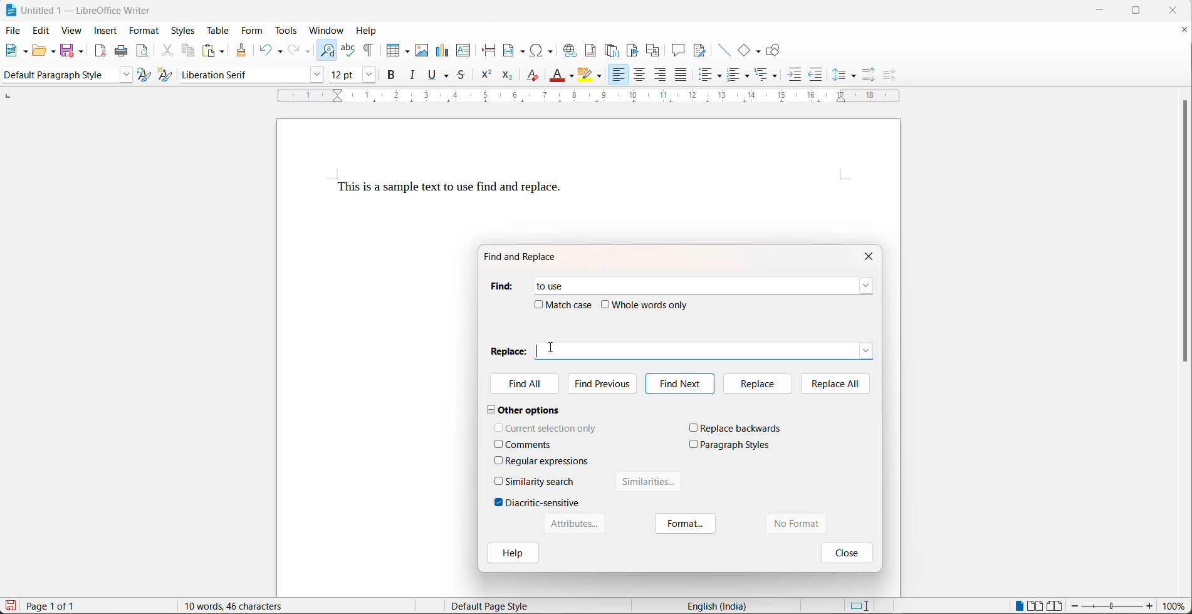 Image resolution: width=1192 pixels, height=614 pixels. Describe the element at coordinates (432, 76) in the screenshot. I see `underline` at that location.